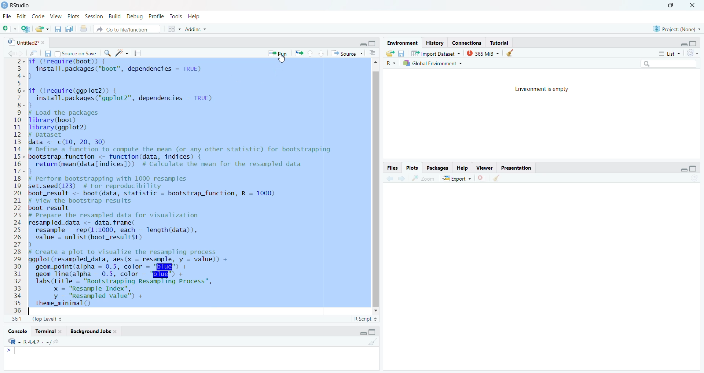  Describe the element at coordinates (670, 6) in the screenshot. I see `maximize` at that location.